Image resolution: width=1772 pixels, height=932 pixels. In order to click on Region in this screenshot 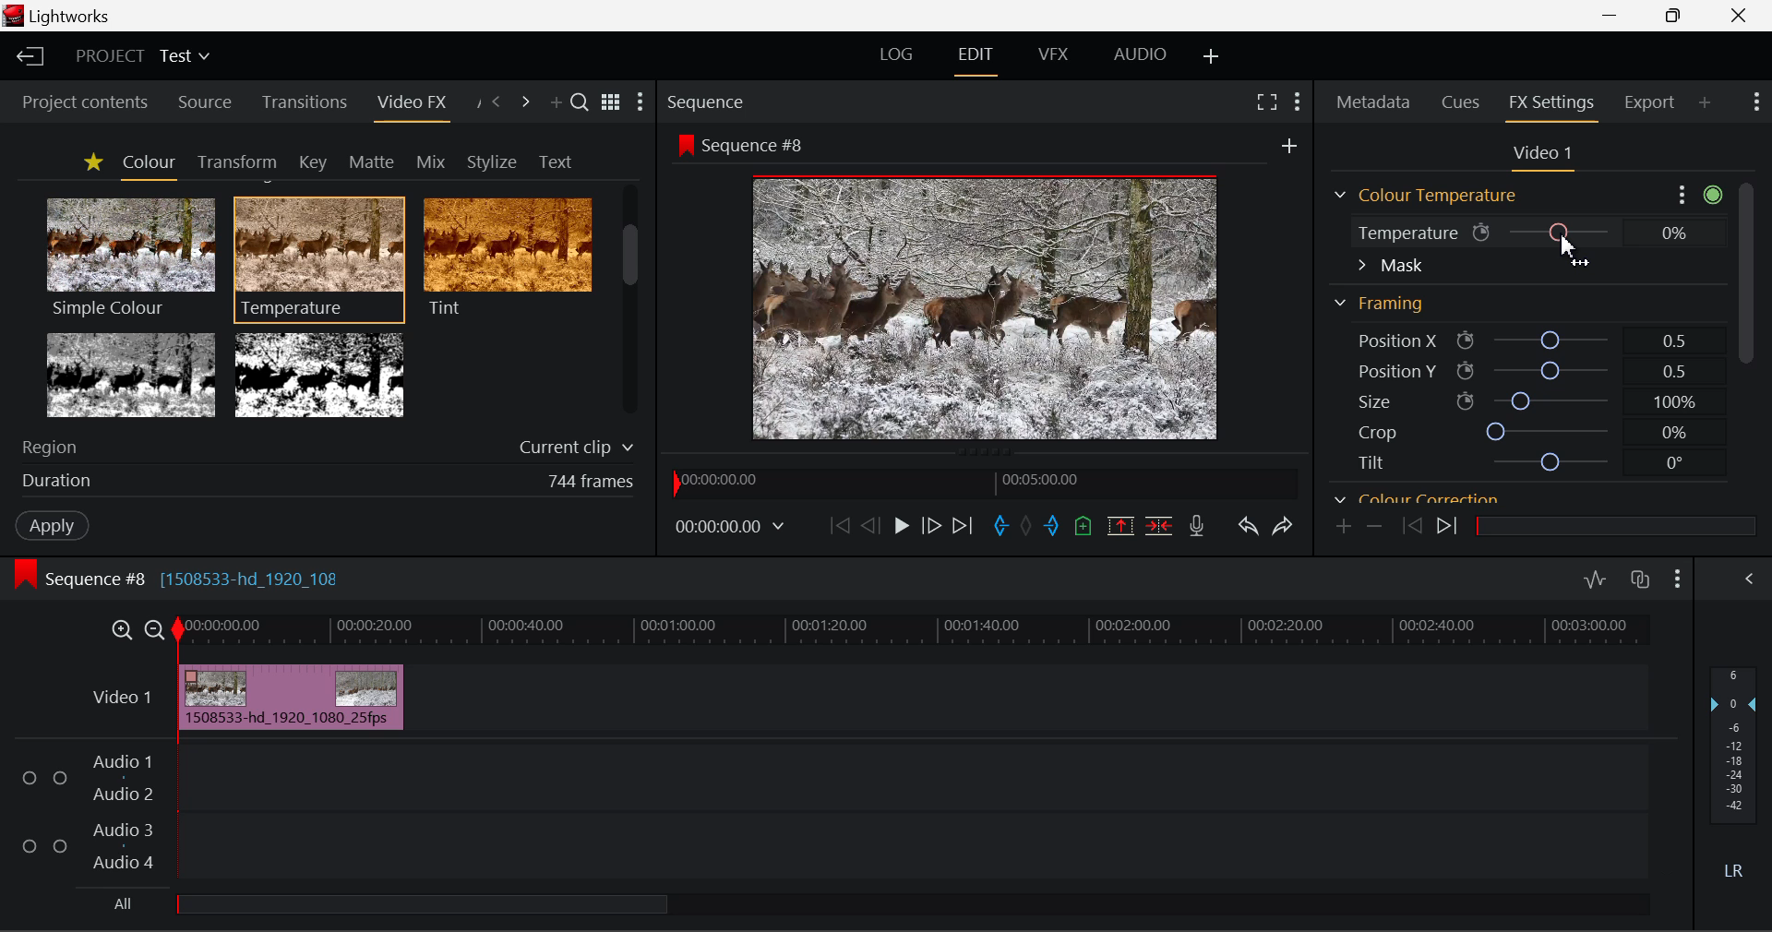, I will do `click(54, 446)`.